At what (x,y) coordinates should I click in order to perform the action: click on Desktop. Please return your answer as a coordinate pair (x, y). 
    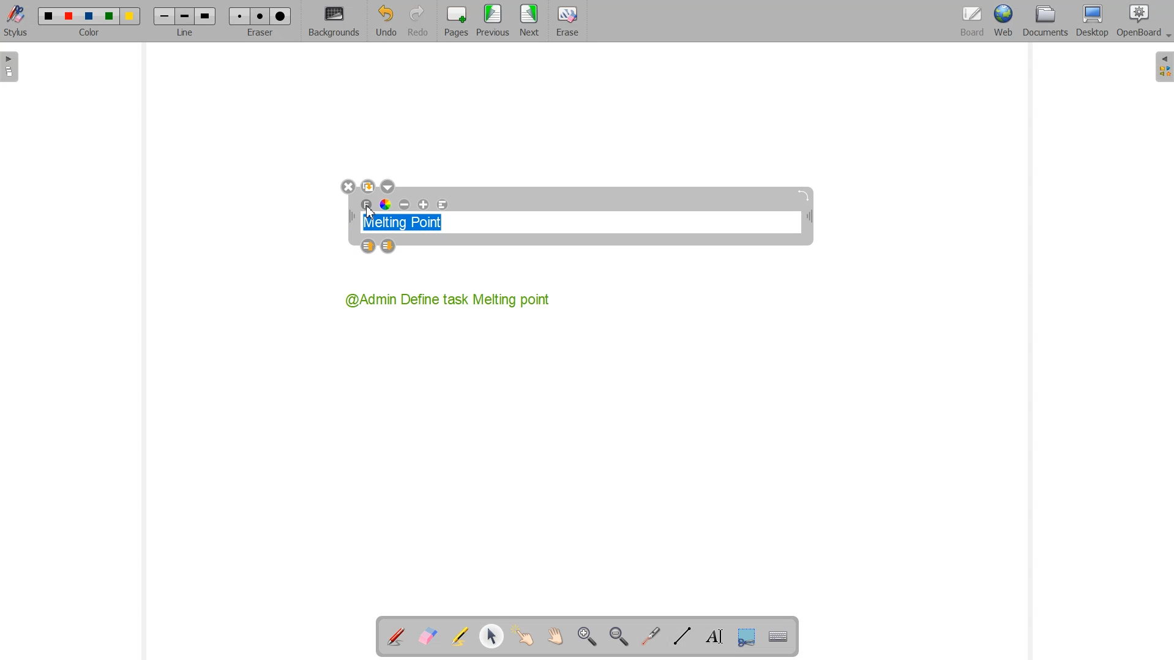
    Looking at the image, I should click on (1093, 21).